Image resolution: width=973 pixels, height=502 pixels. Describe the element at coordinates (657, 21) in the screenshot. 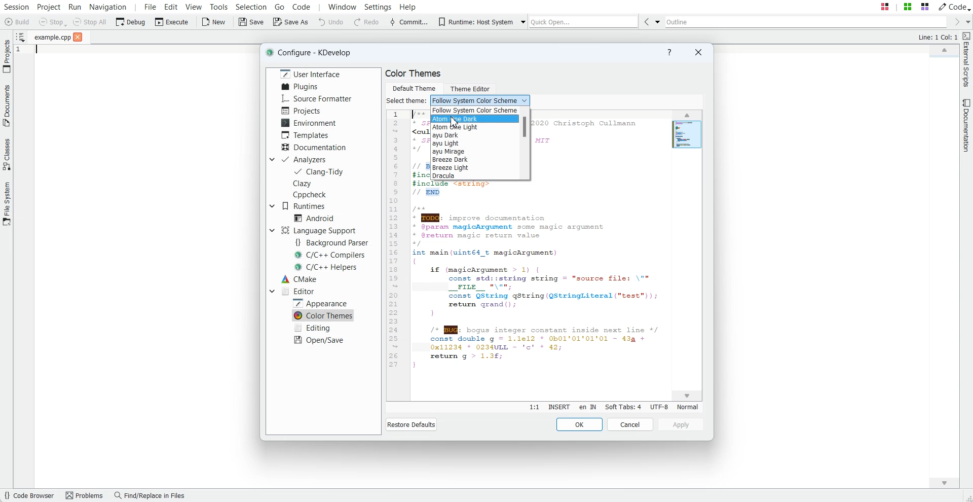

I see `Drop down box` at that location.